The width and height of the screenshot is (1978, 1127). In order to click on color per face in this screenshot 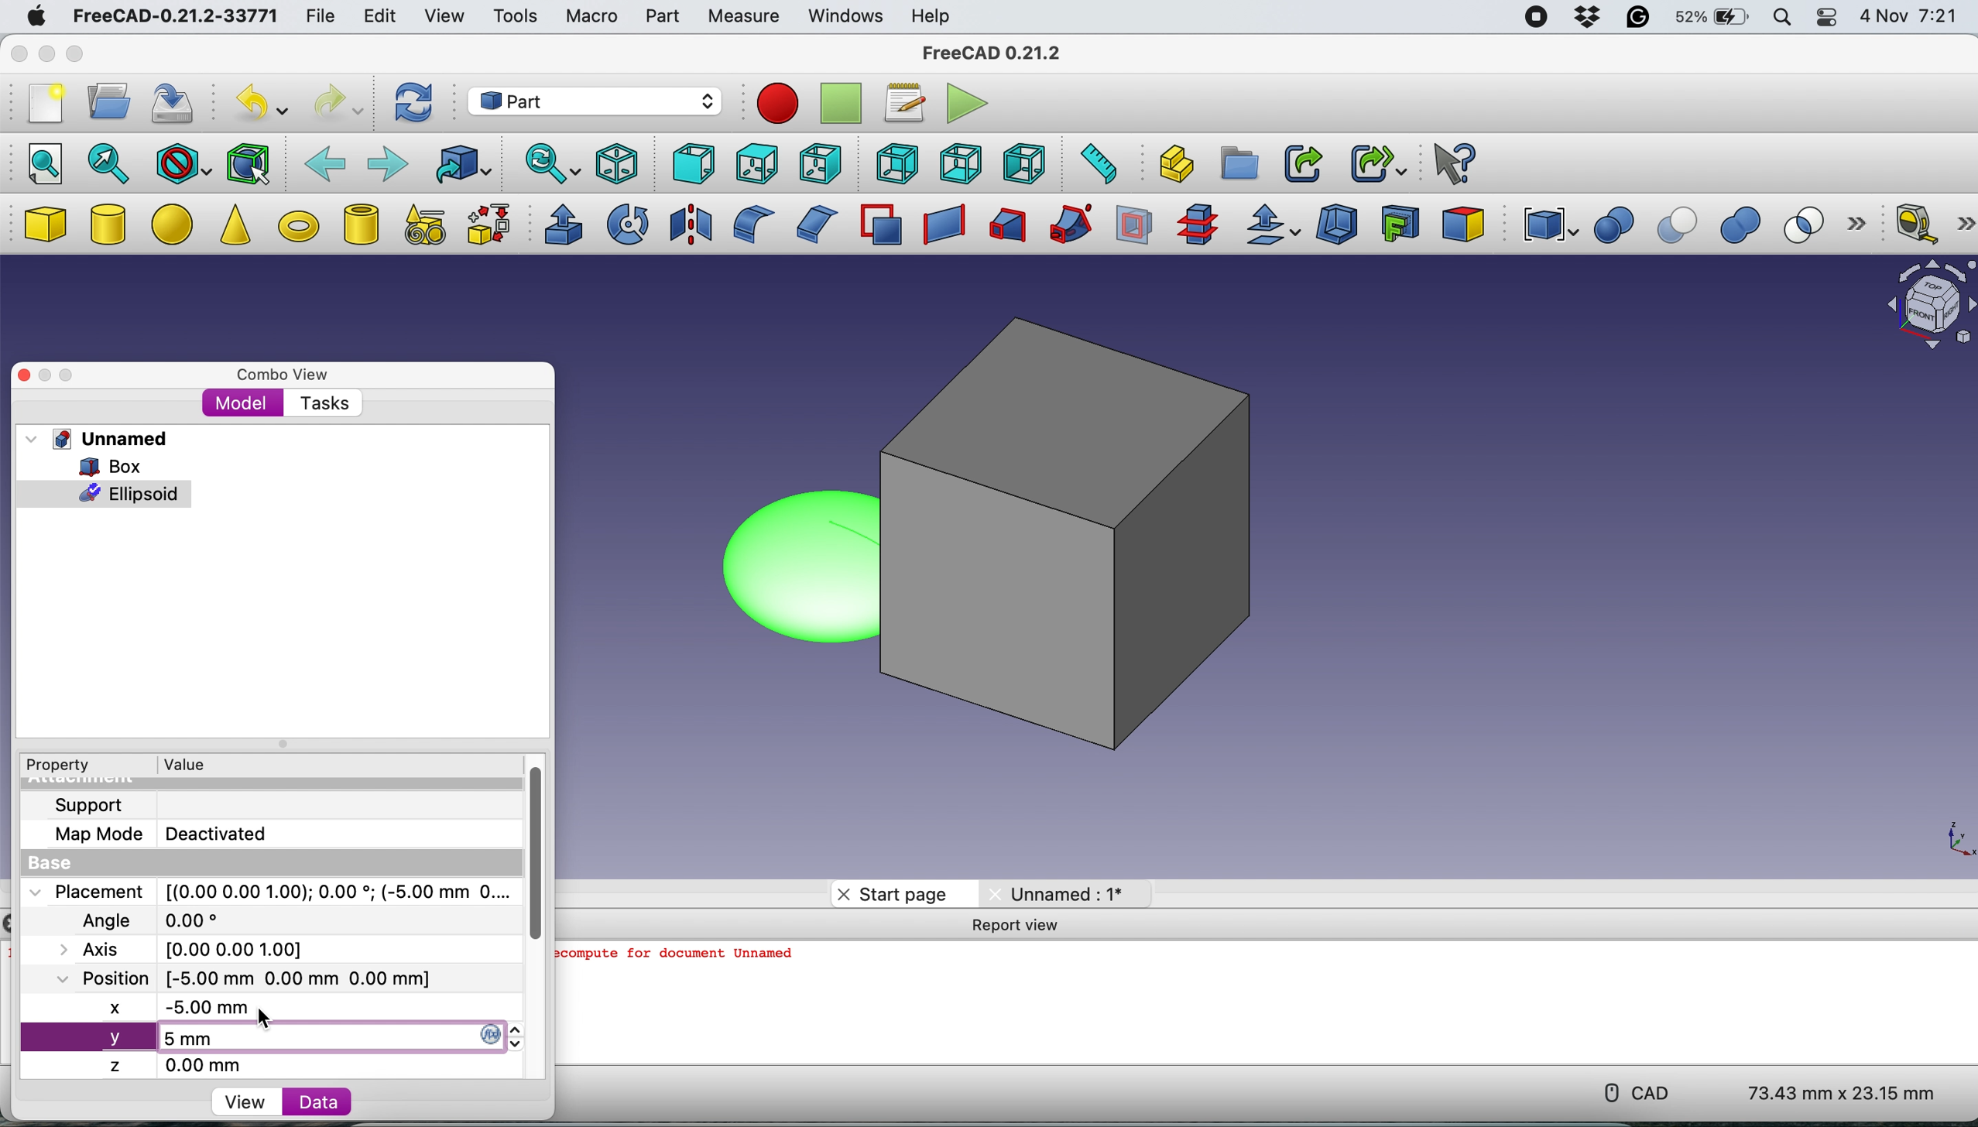, I will do `click(1464, 223)`.